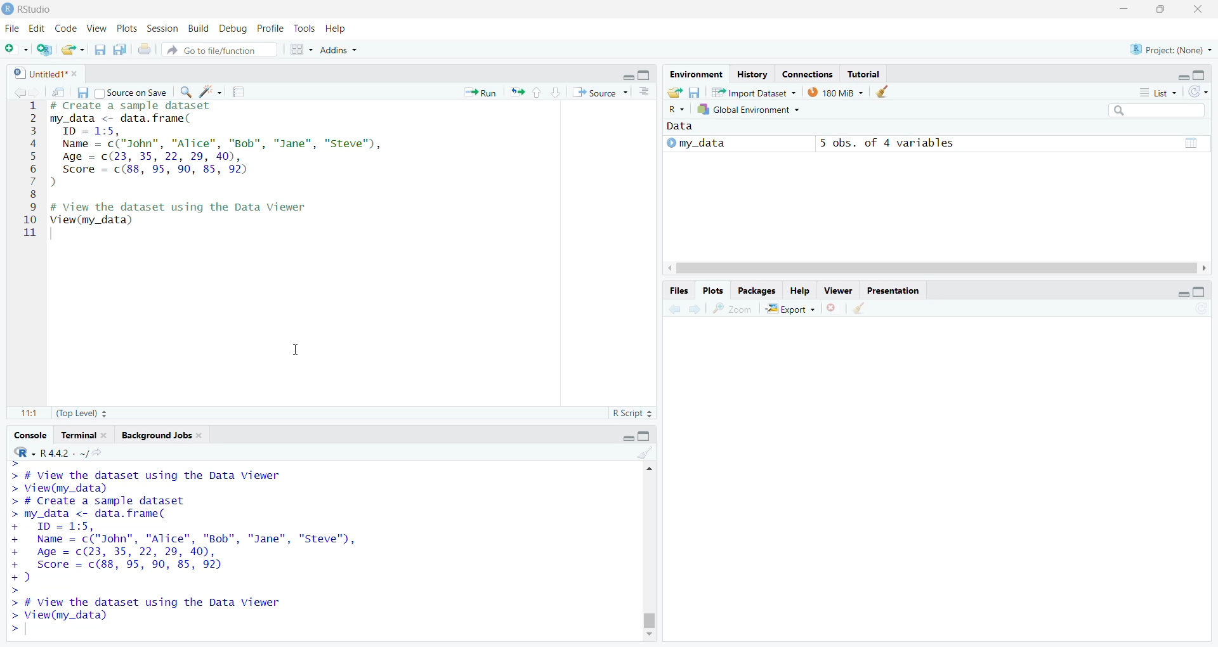 The width and height of the screenshot is (1218, 647). I want to click on workspaces pane, so click(301, 51).